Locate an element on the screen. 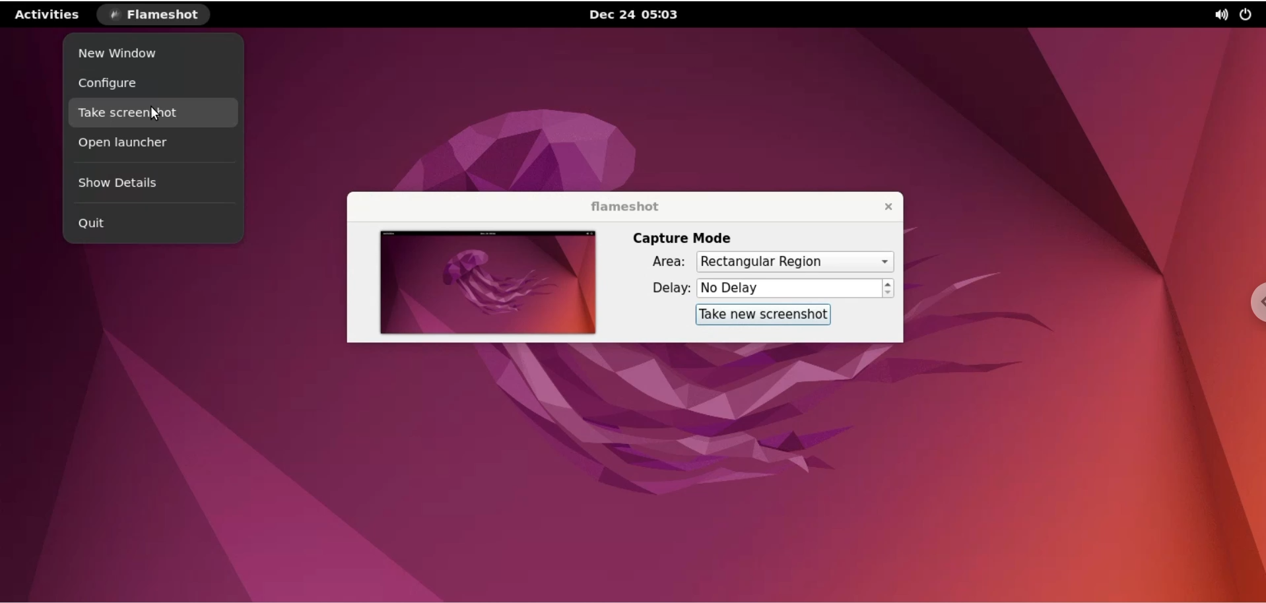 This screenshot has height=603, width=1266. flameshot  is located at coordinates (623, 209).